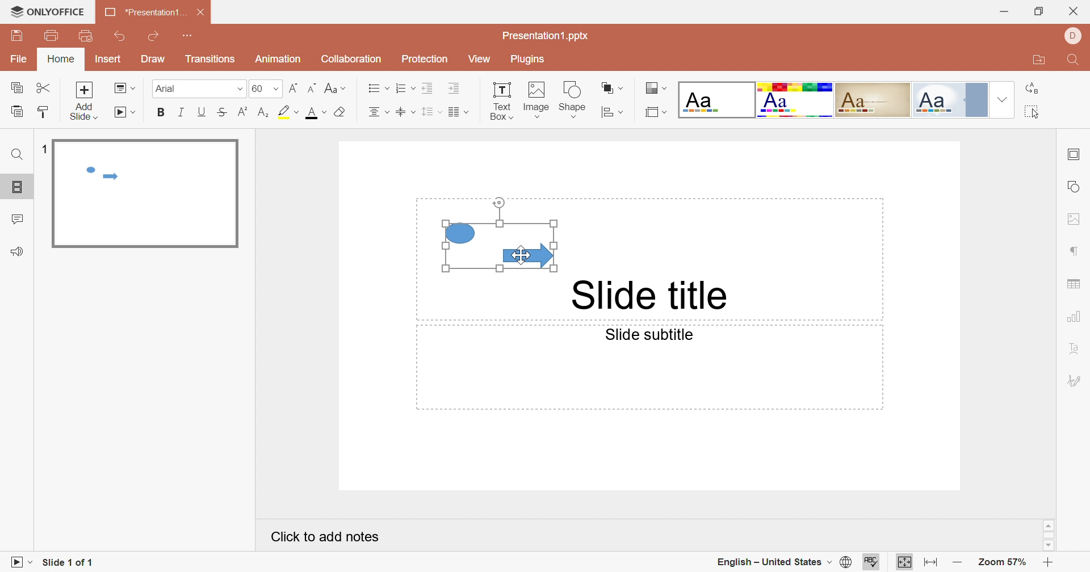  What do you see at coordinates (1072, 61) in the screenshot?
I see `Find` at bounding box center [1072, 61].